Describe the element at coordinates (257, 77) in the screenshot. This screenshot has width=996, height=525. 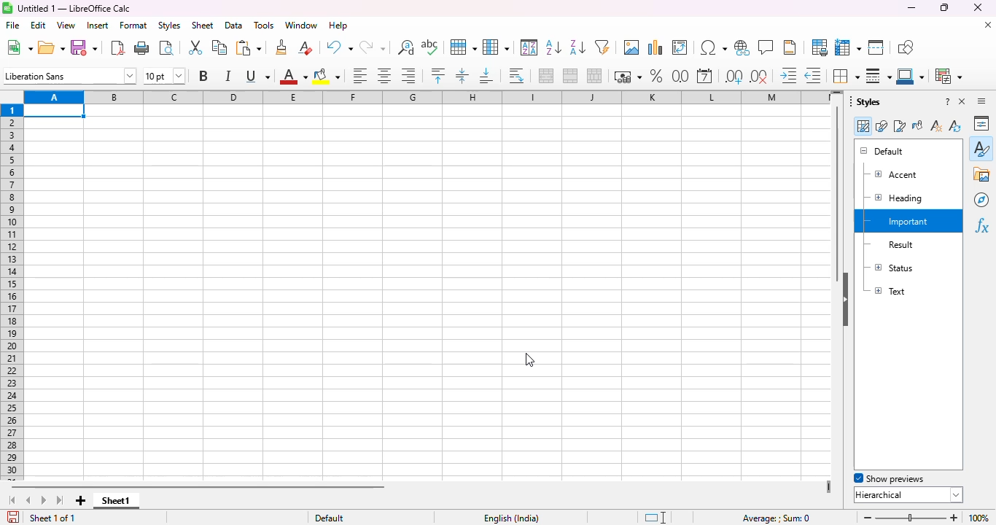
I see `underline` at that location.